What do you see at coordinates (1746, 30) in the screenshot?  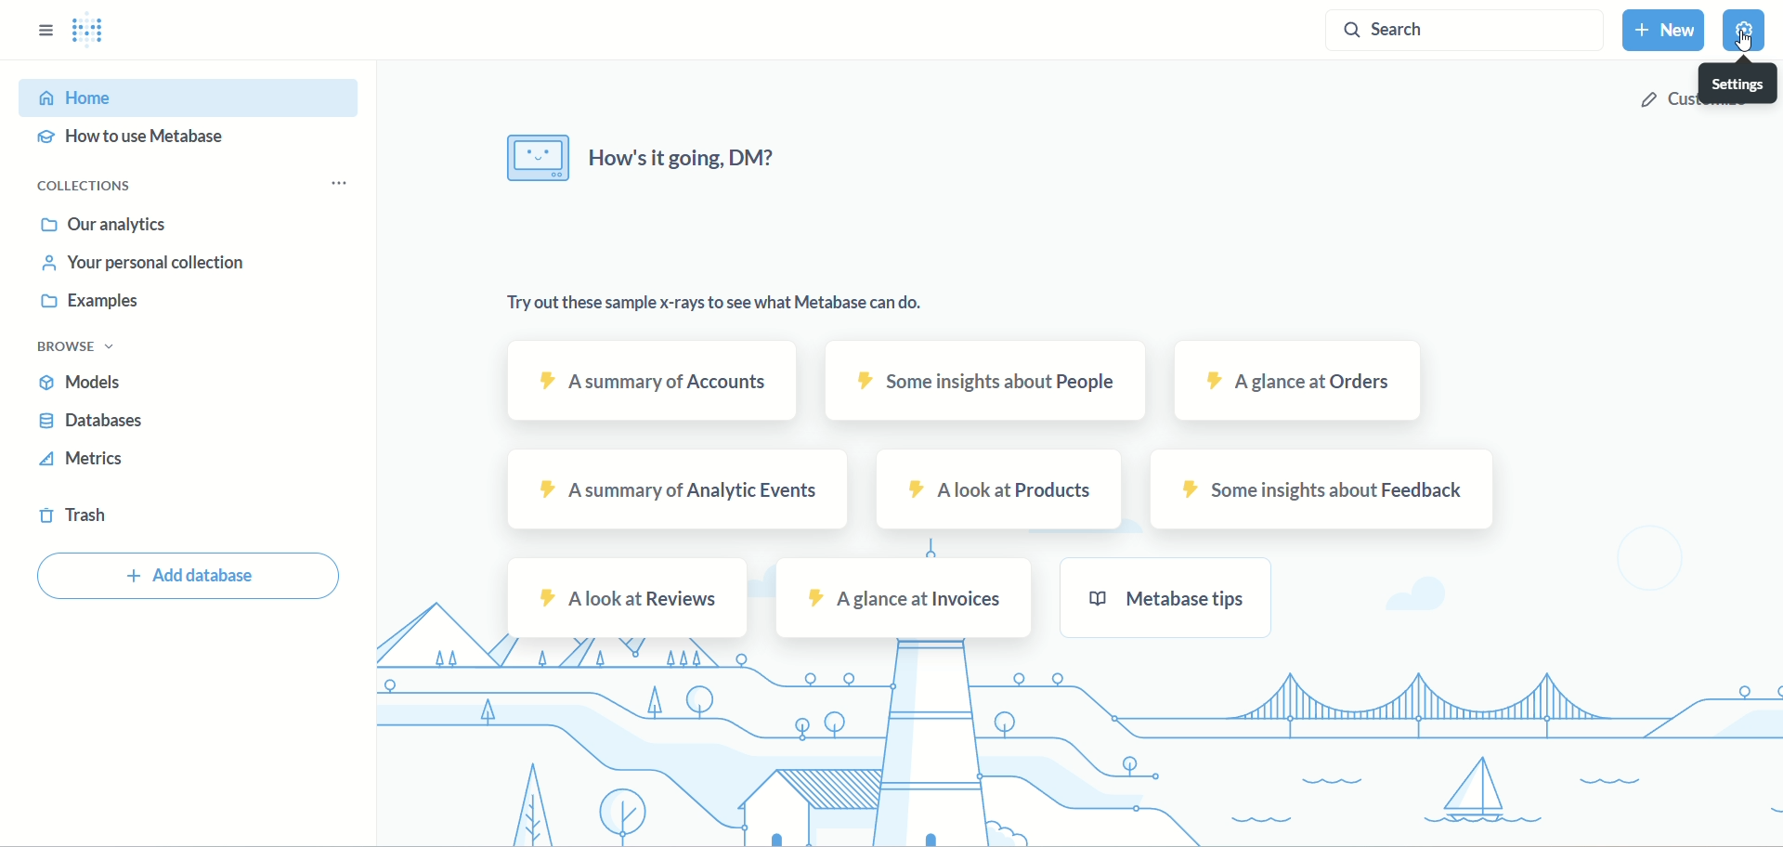 I see `settings` at bounding box center [1746, 30].